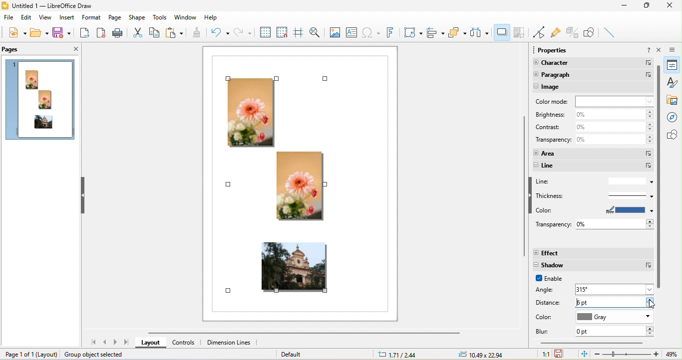 This screenshot has height=360, width=682. Describe the element at coordinates (594, 101) in the screenshot. I see `color mode` at that location.